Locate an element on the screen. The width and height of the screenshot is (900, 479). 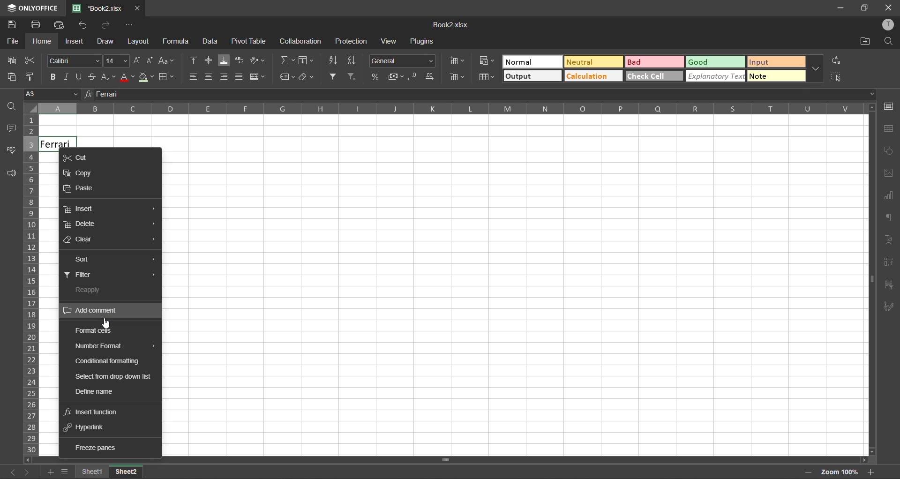
data is located at coordinates (210, 43).